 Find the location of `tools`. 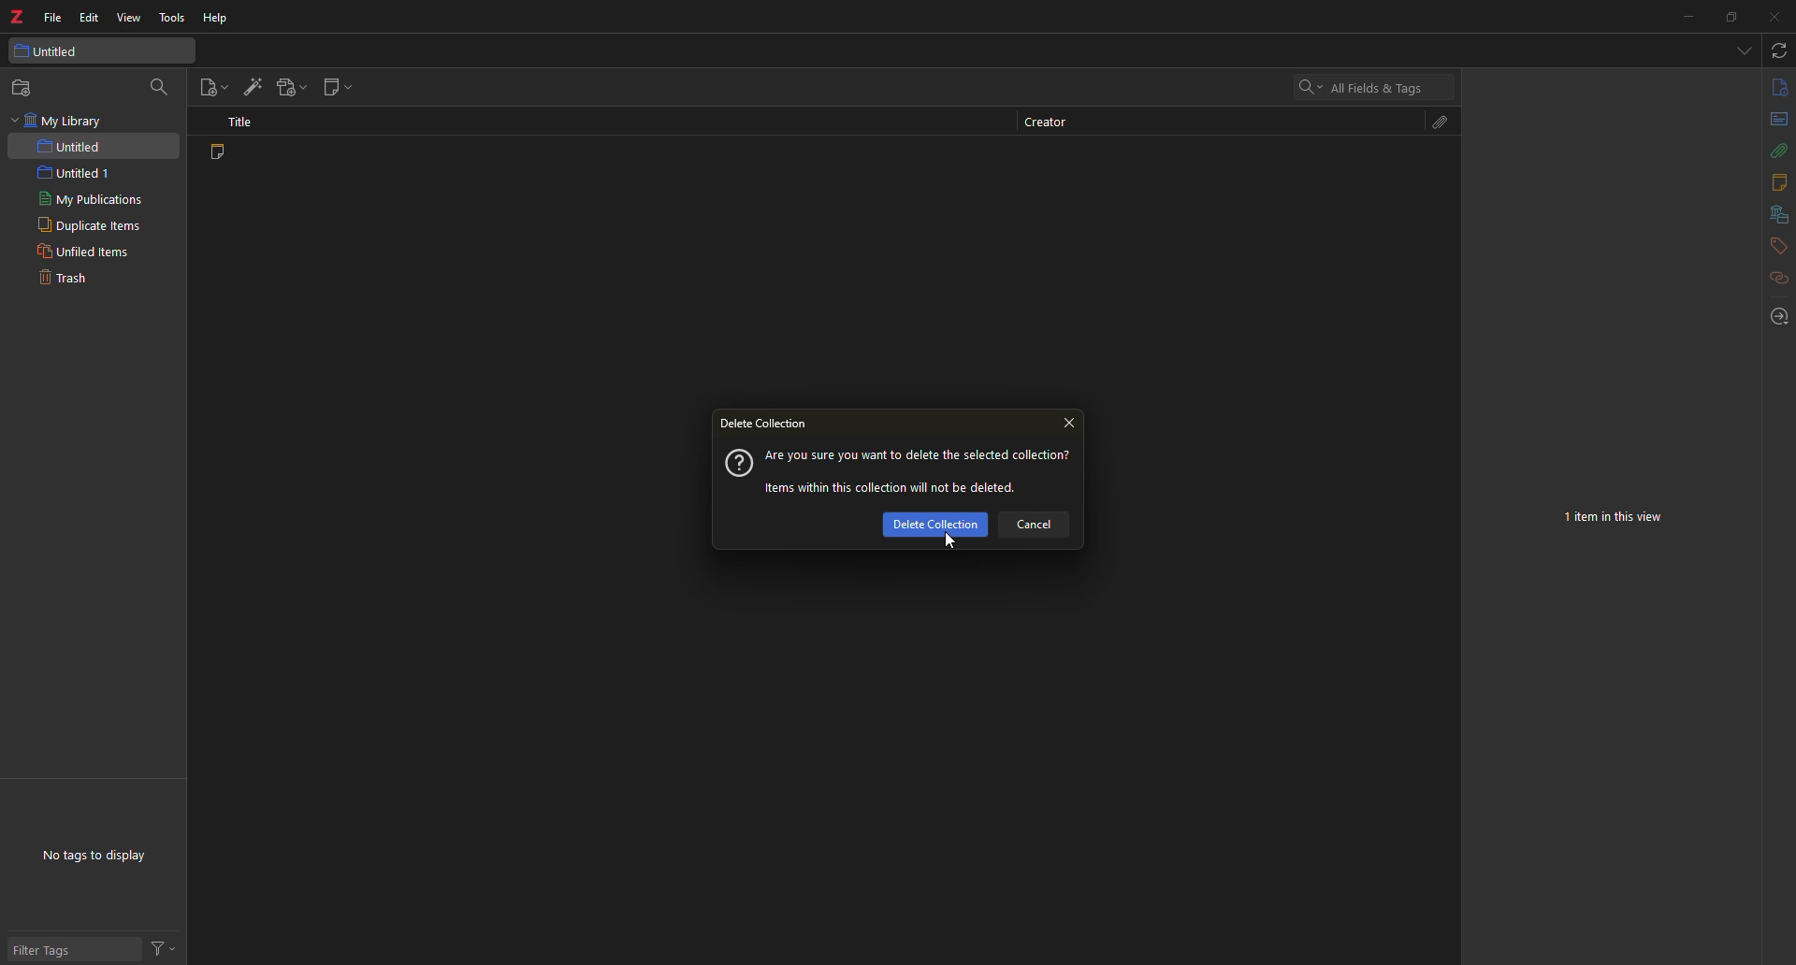

tools is located at coordinates (173, 19).